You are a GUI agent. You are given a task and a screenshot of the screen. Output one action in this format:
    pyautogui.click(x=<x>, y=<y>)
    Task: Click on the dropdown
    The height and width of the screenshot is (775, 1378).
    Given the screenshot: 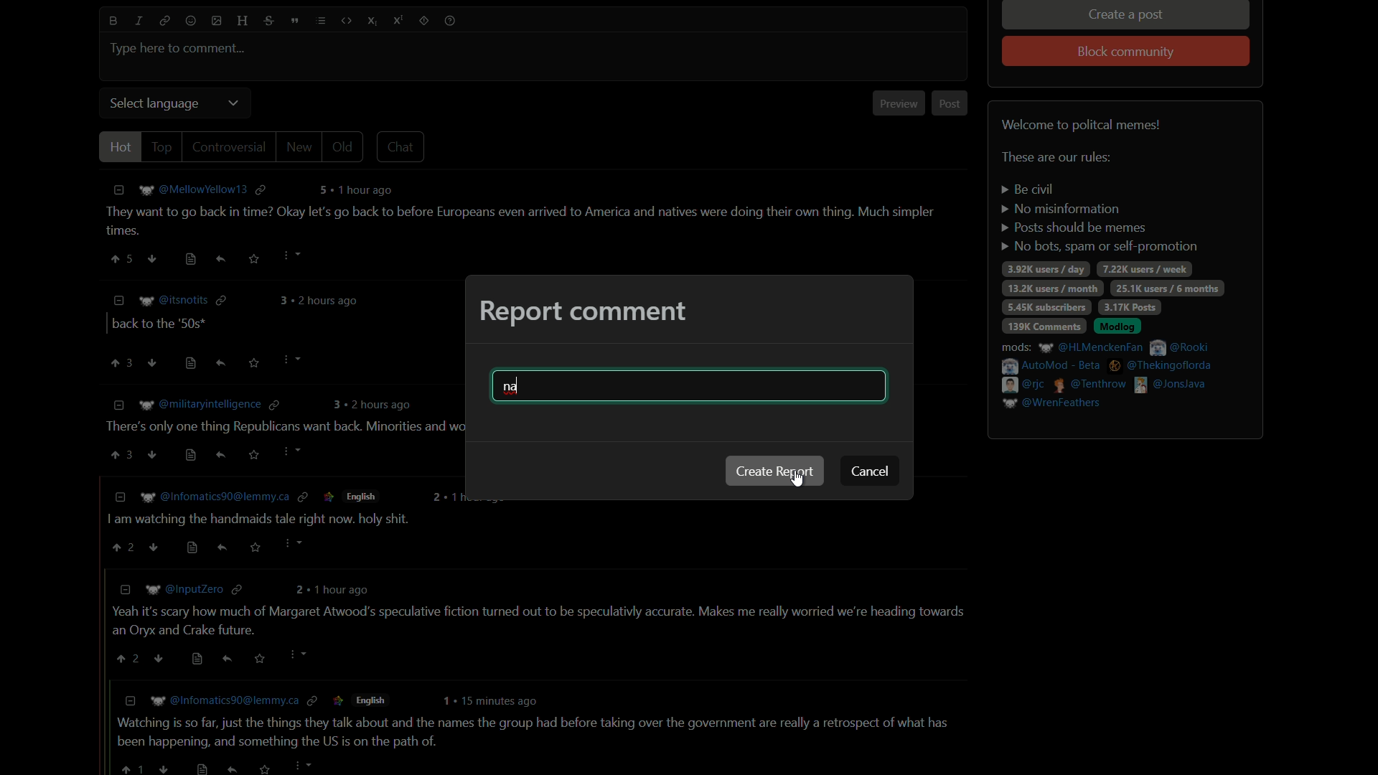 What is the action you would take?
    pyautogui.click(x=233, y=103)
    